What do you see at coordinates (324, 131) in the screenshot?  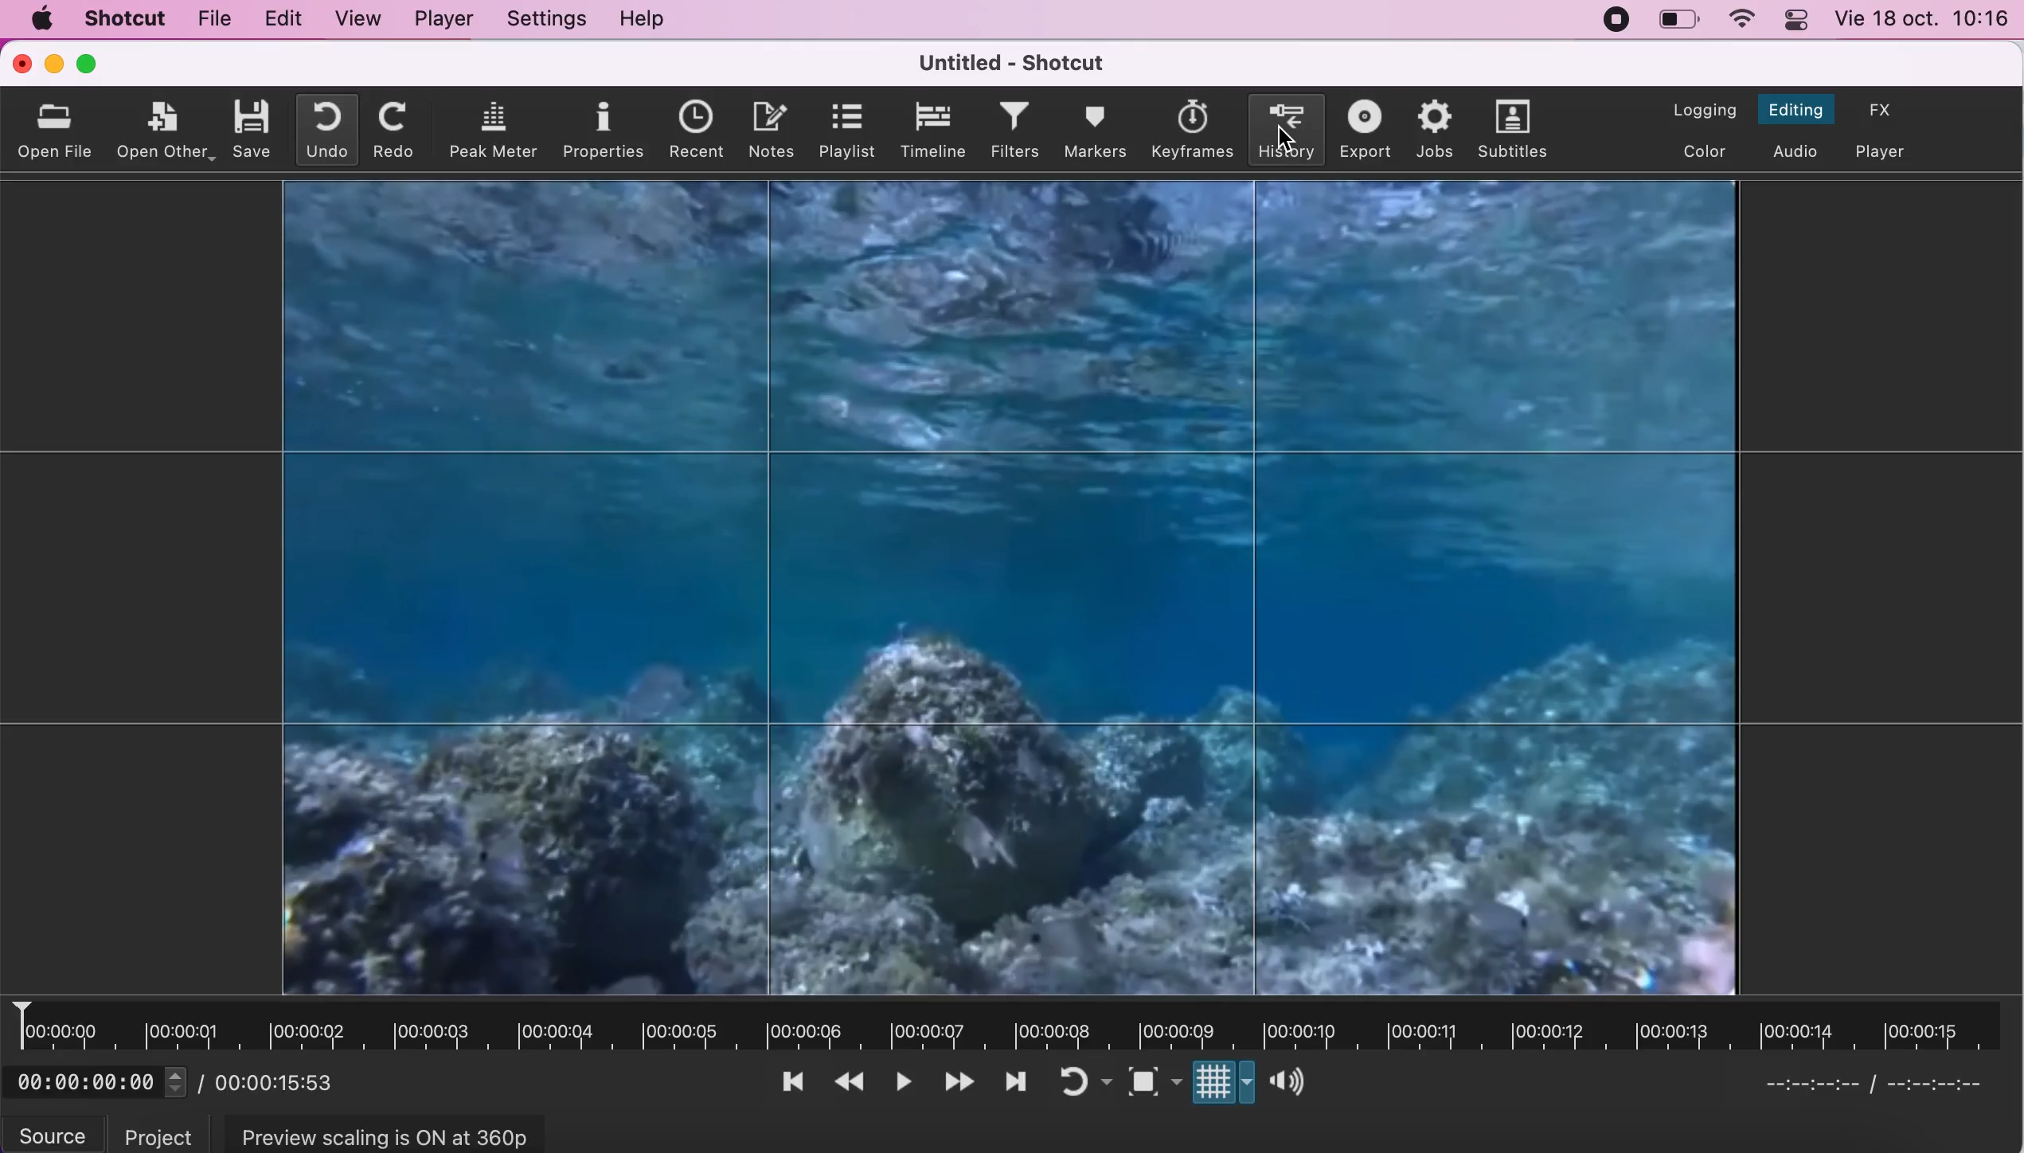 I see `undo` at bounding box center [324, 131].